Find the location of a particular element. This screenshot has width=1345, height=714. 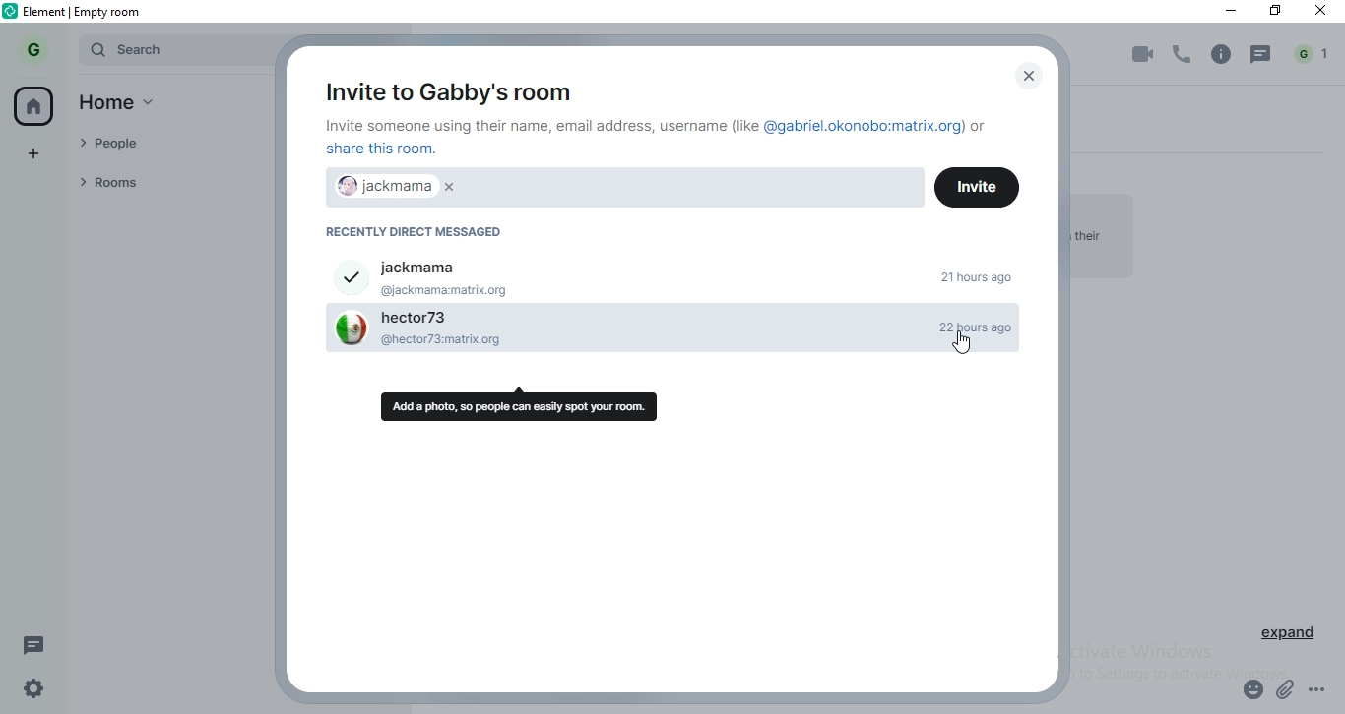

expand is located at coordinates (1290, 636).